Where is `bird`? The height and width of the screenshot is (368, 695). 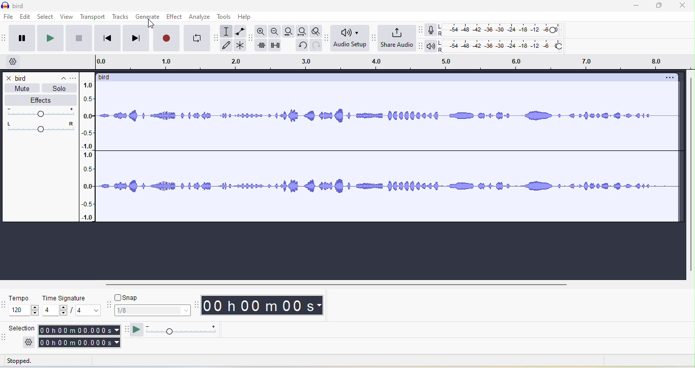 bird is located at coordinates (104, 77).